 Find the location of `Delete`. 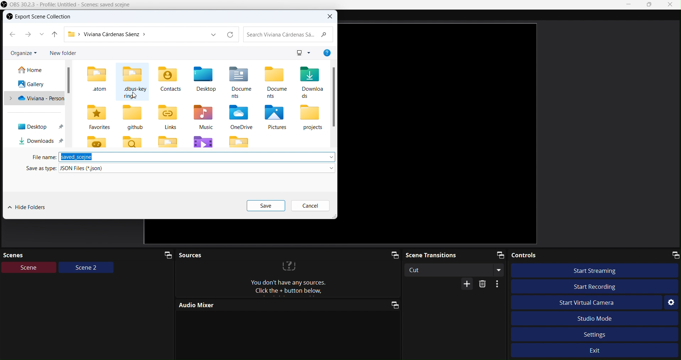

Delete is located at coordinates (483, 285).